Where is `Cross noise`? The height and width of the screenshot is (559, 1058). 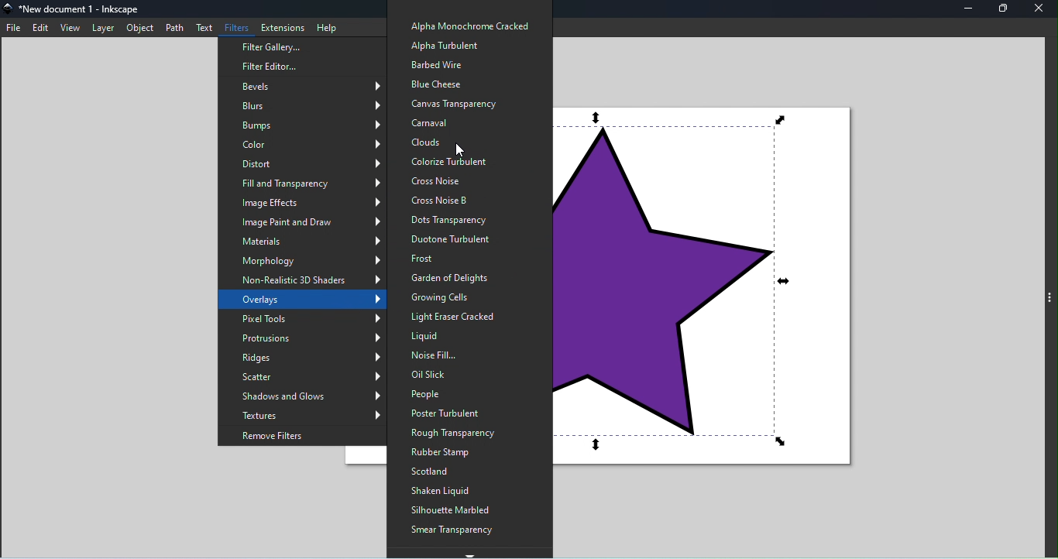 Cross noise is located at coordinates (462, 180).